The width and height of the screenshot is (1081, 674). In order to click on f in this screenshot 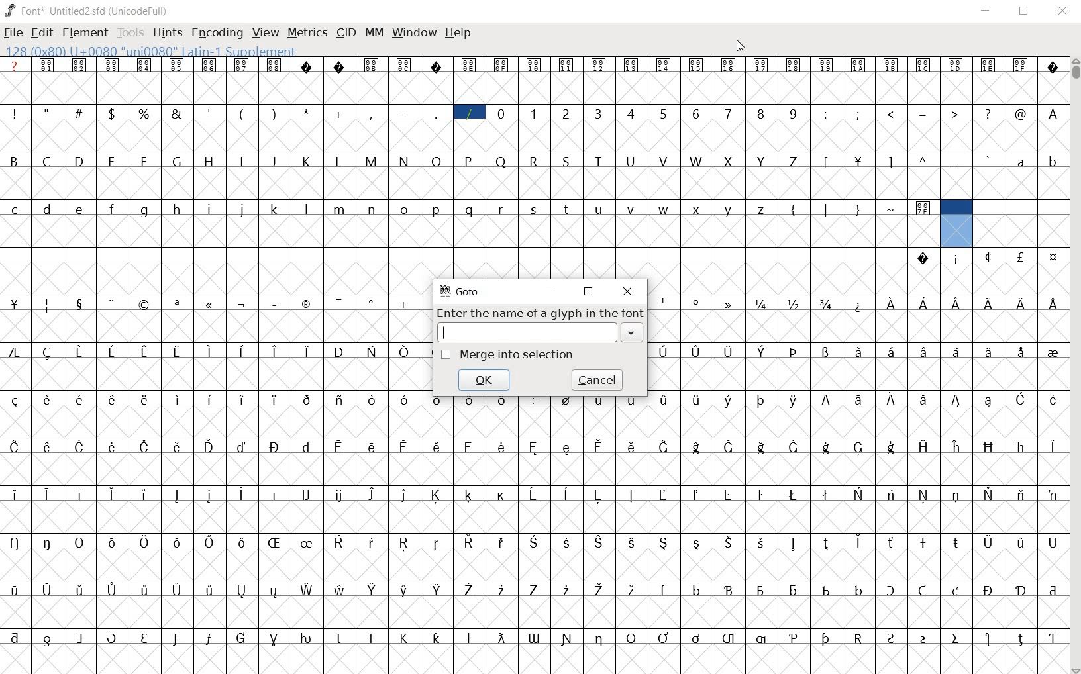, I will do `click(115, 207)`.